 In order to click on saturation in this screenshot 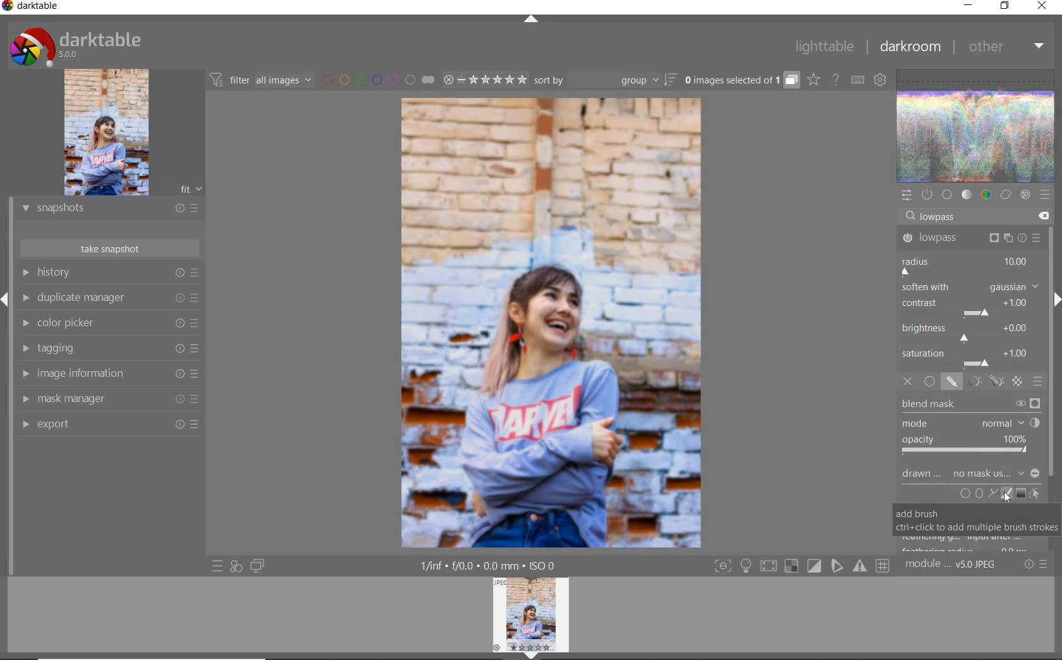, I will do `click(969, 357)`.